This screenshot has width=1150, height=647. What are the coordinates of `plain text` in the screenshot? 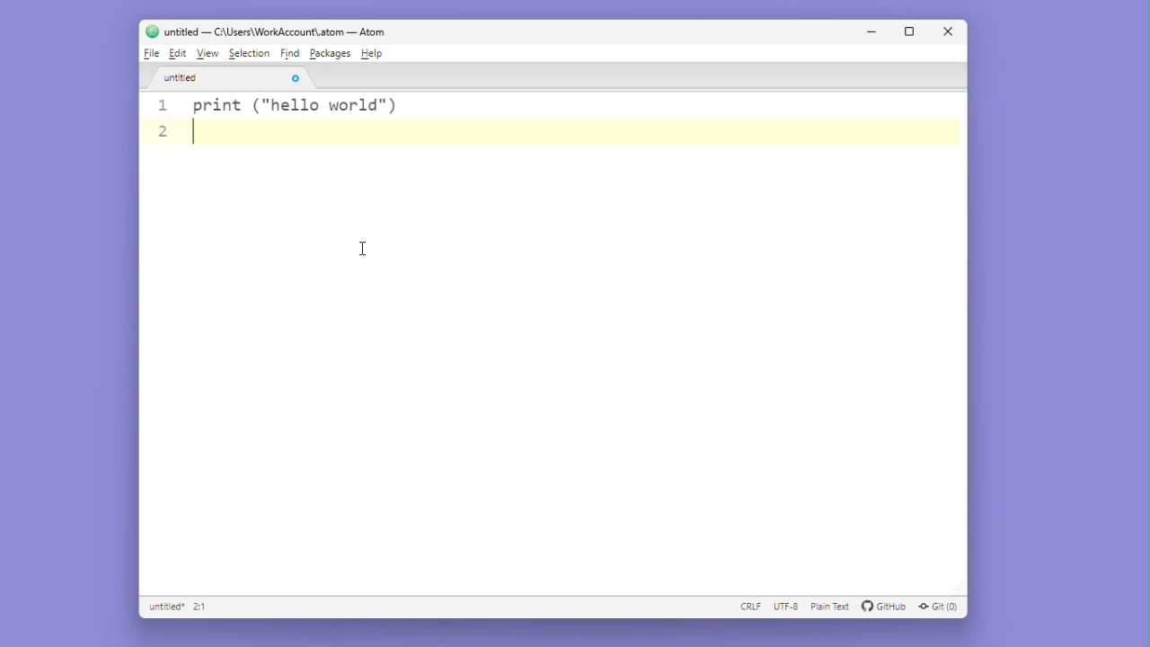 It's located at (831, 607).